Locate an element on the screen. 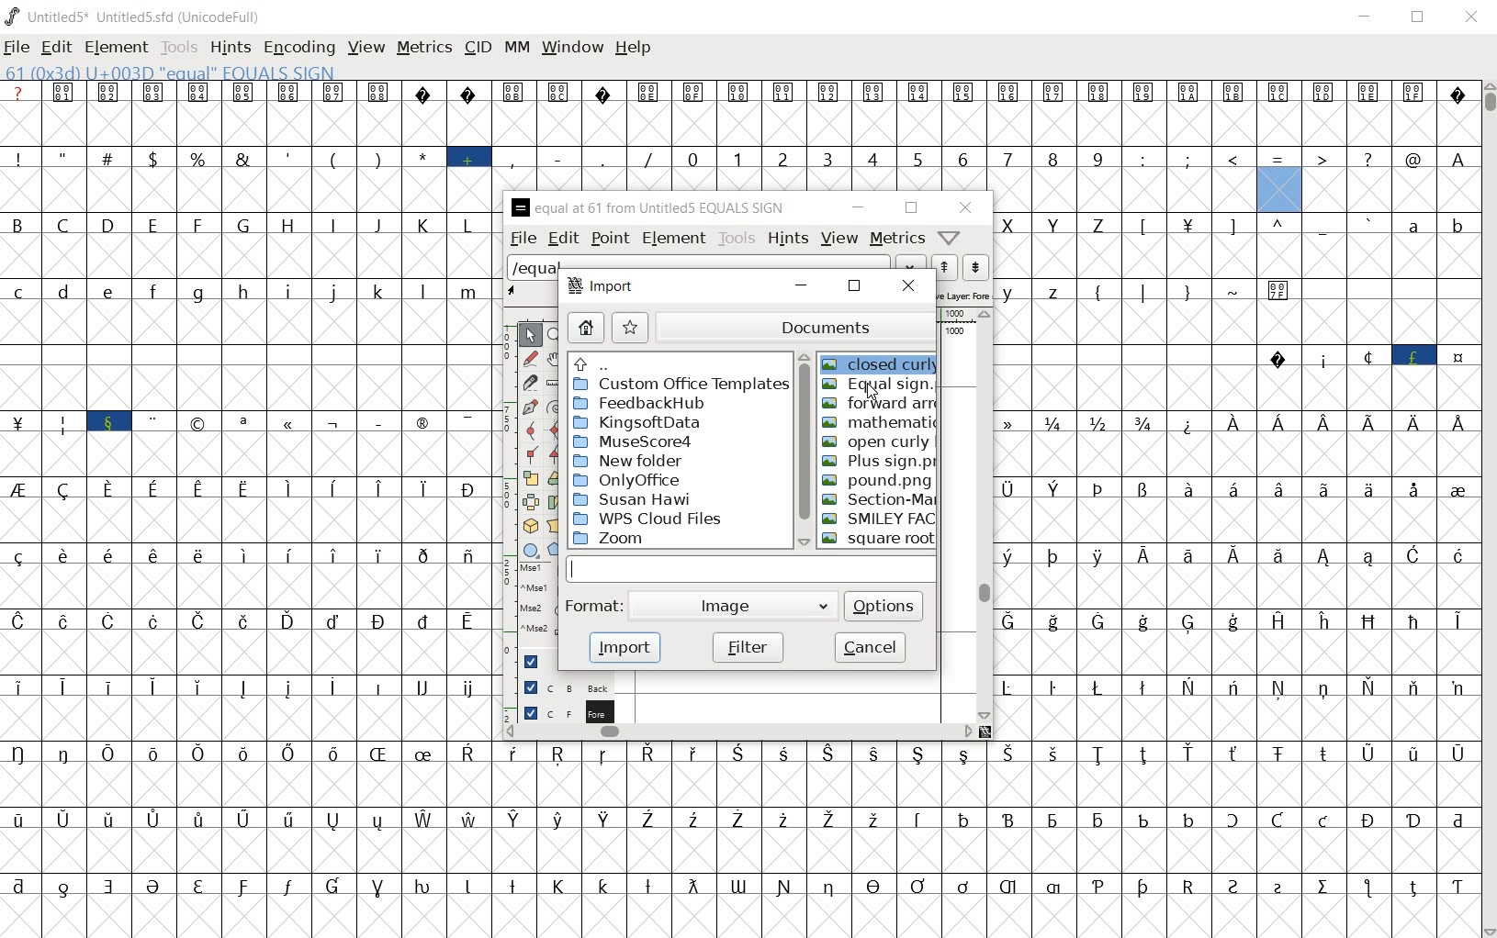 The height and width of the screenshot is (938, 1497). format is located at coordinates (592, 605).